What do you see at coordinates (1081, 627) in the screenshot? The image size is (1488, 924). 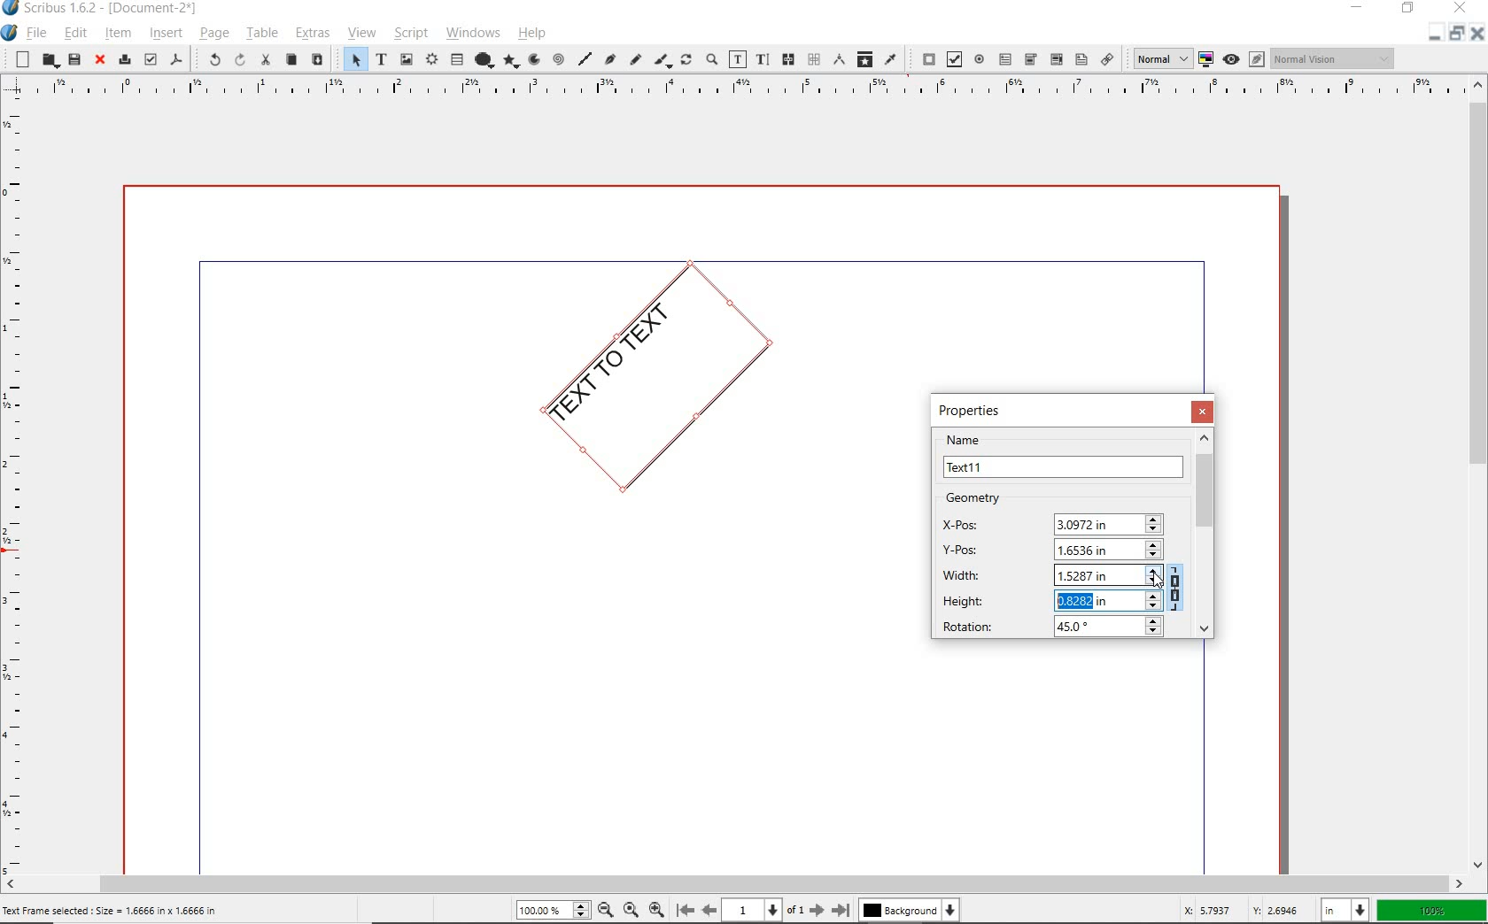 I see `45 DEGREES ADDED` at bounding box center [1081, 627].